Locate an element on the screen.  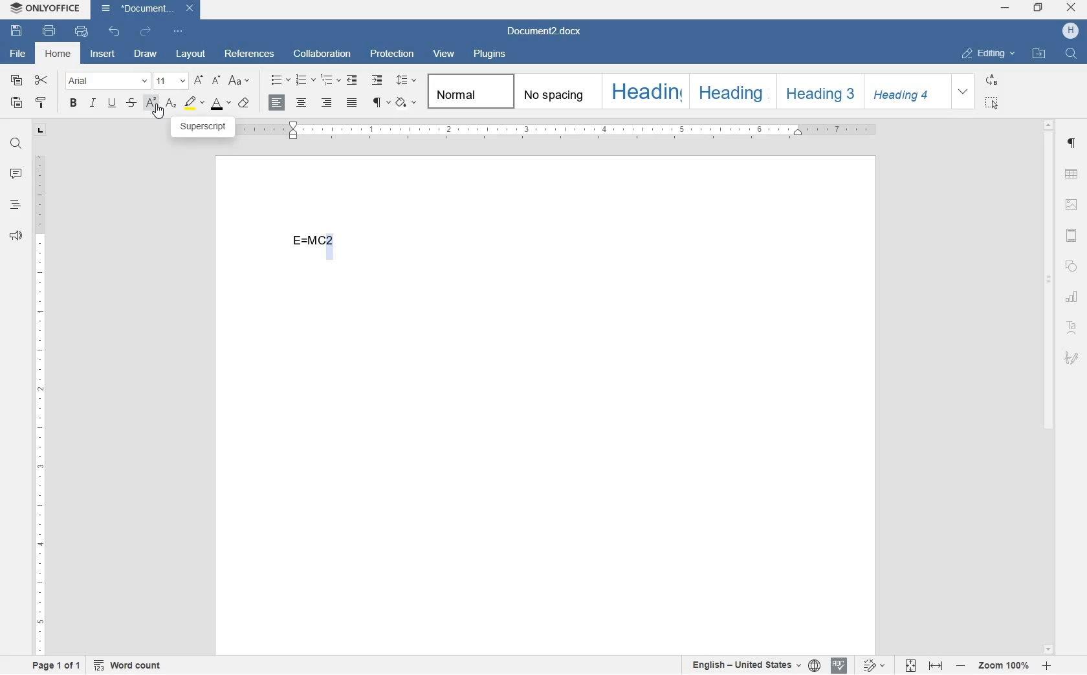
plugins is located at coordinates (492, 54).